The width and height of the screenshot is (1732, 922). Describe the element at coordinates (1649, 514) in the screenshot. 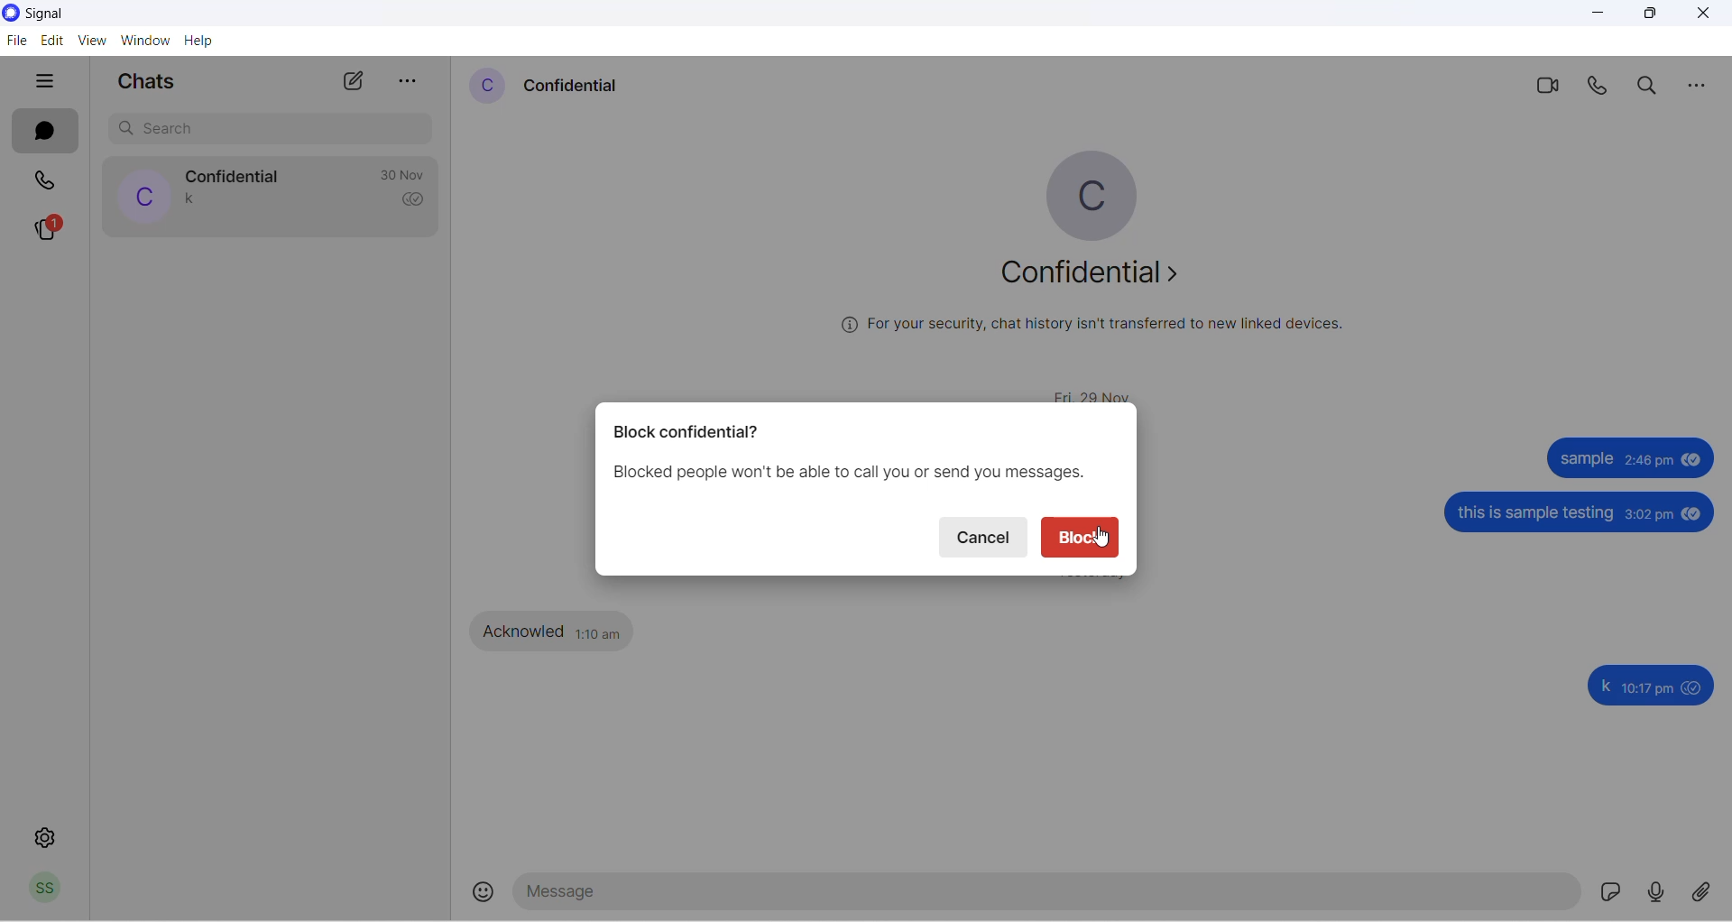

I see `3:02  pm` at that location.